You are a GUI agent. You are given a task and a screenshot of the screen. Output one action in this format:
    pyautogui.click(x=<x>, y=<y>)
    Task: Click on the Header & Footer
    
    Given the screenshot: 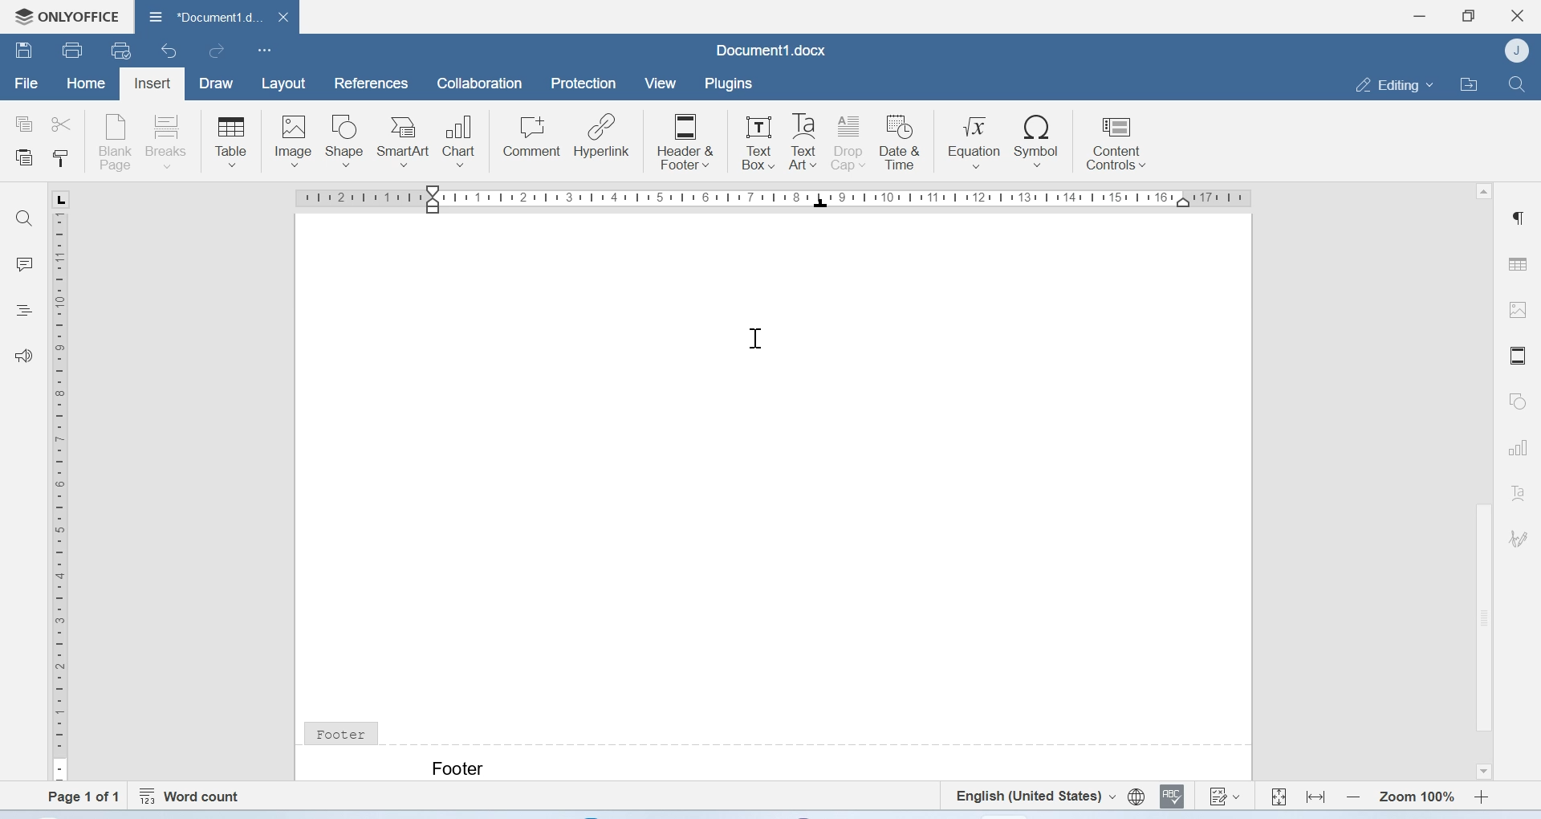 What is the action you would take?
    pyautogui.click(x=685, y=141)
    